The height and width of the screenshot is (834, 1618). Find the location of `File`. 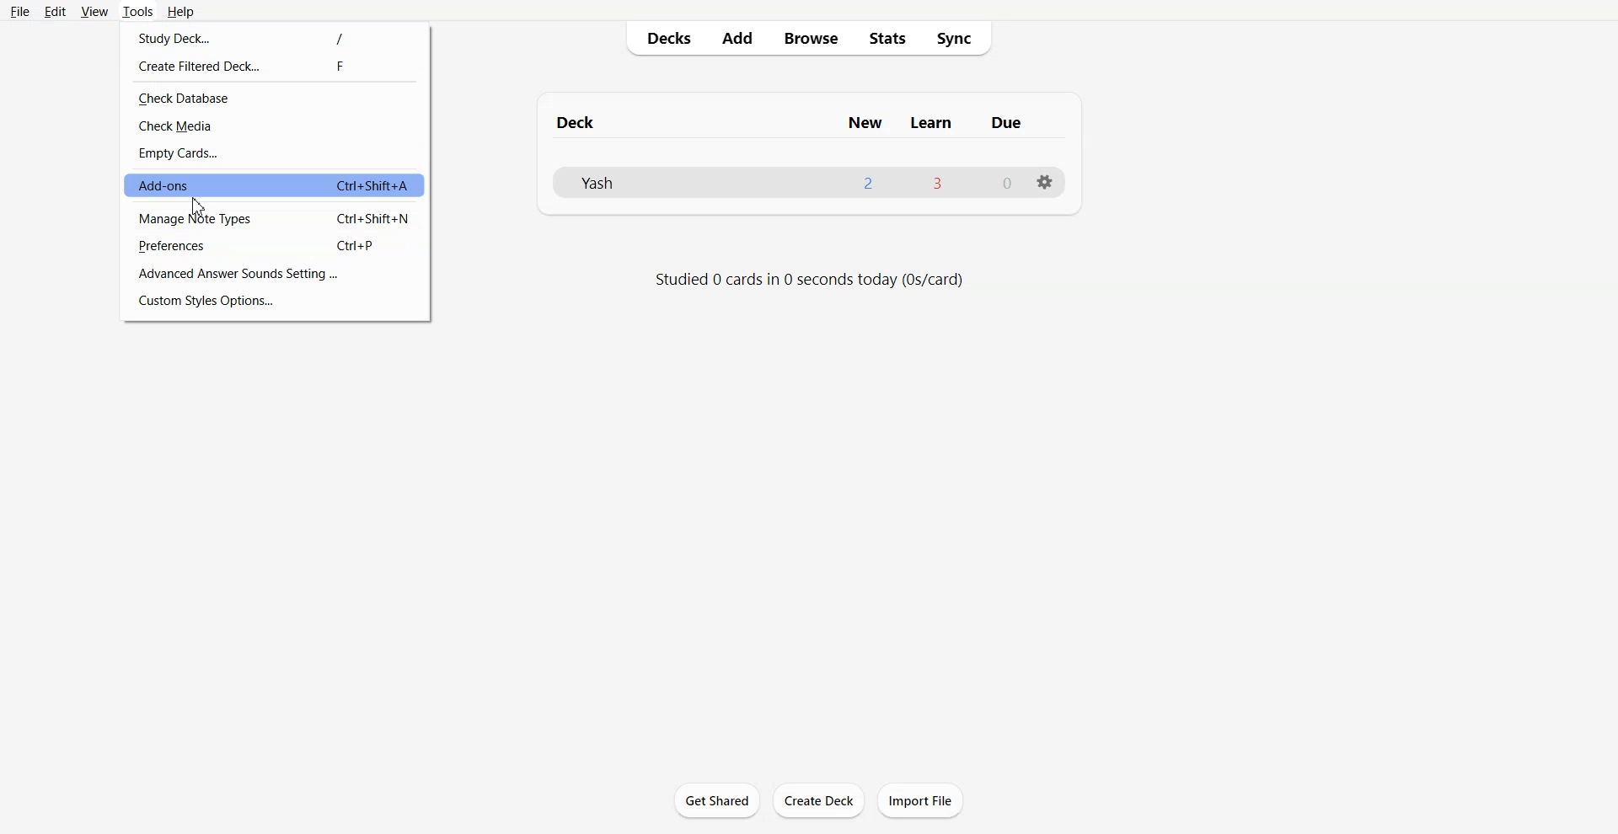

File is located at coordinates (21, 11).